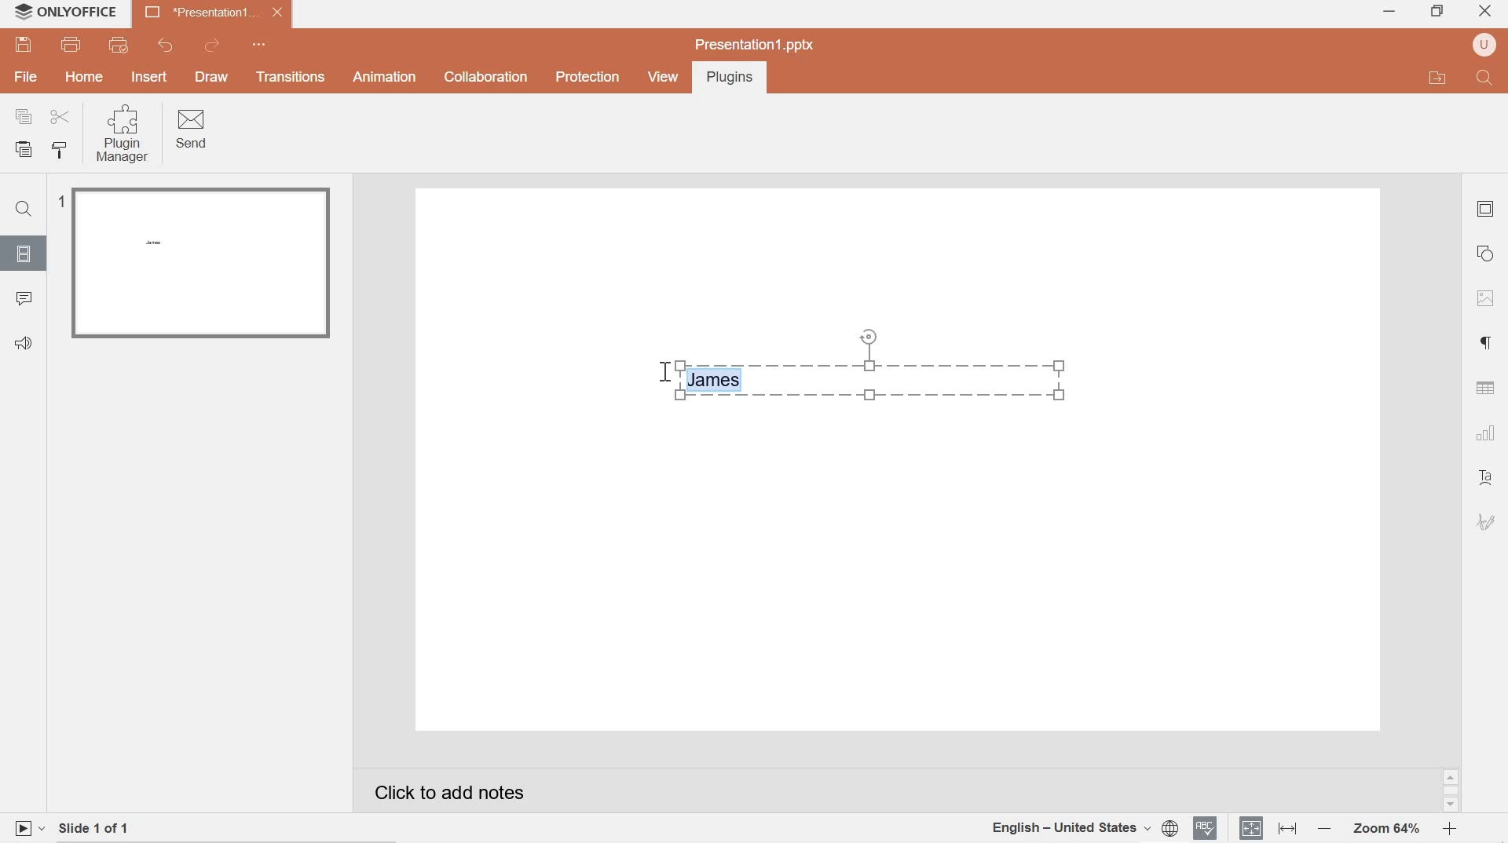  What do you see at coordinates (1488, 9) in the screenshot?
I see `close` at bounding box center [1488, 9].